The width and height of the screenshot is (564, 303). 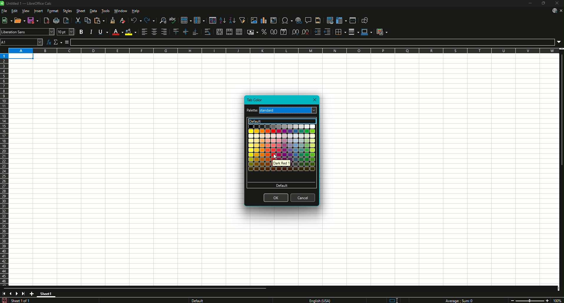 What do you see at coordinates (557, 301) in the screenshot?
I see `Zoom Factor` at bounding box center [557, 301].